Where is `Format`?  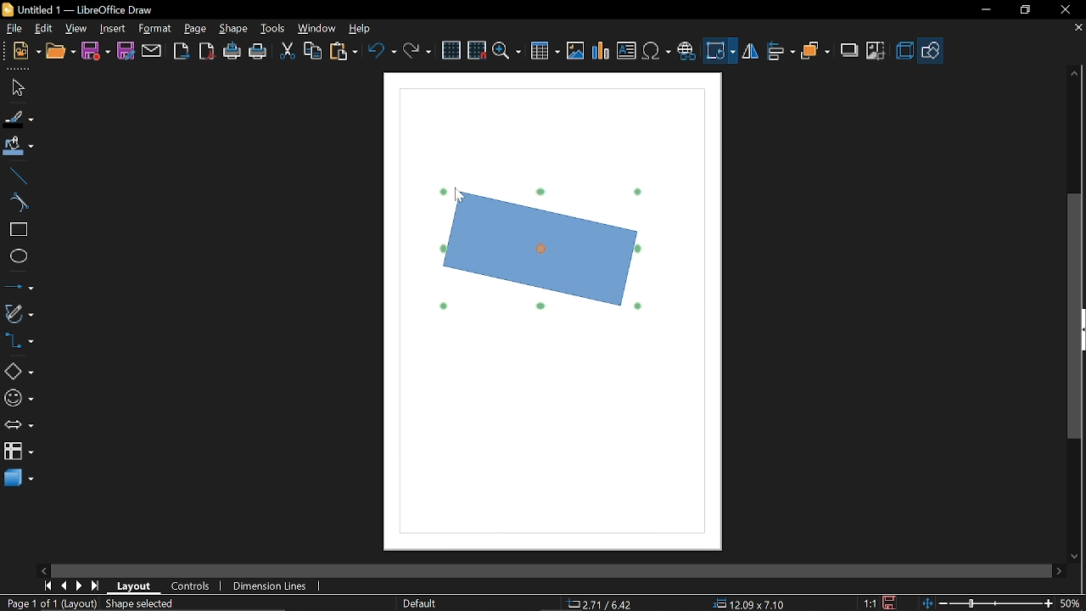 Format is located at coordinates (155, 29).